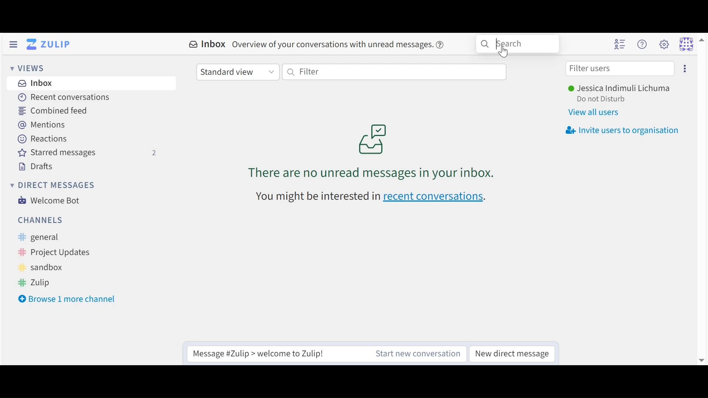 Image resolution: width=708 pixels, height=398 pixels. Describe the element at coordinates (28, 69) in the screenshot. I see `Views` at that location.